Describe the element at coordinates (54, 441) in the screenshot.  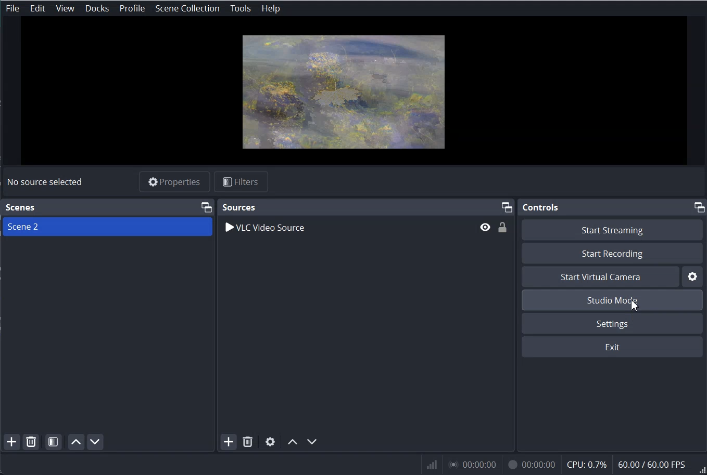
I see `Open Scene filter` at that location.